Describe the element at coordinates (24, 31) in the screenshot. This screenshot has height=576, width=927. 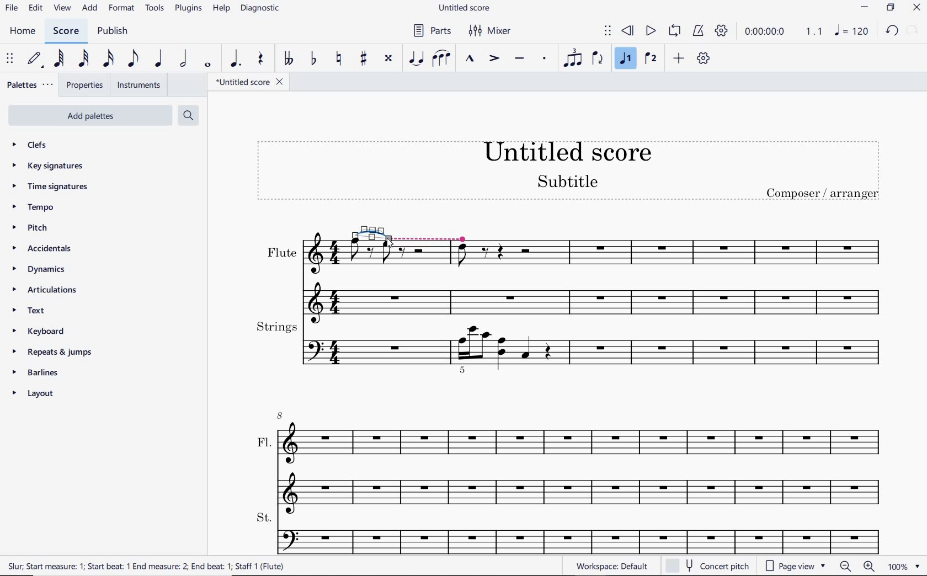
I see `home` at that location.